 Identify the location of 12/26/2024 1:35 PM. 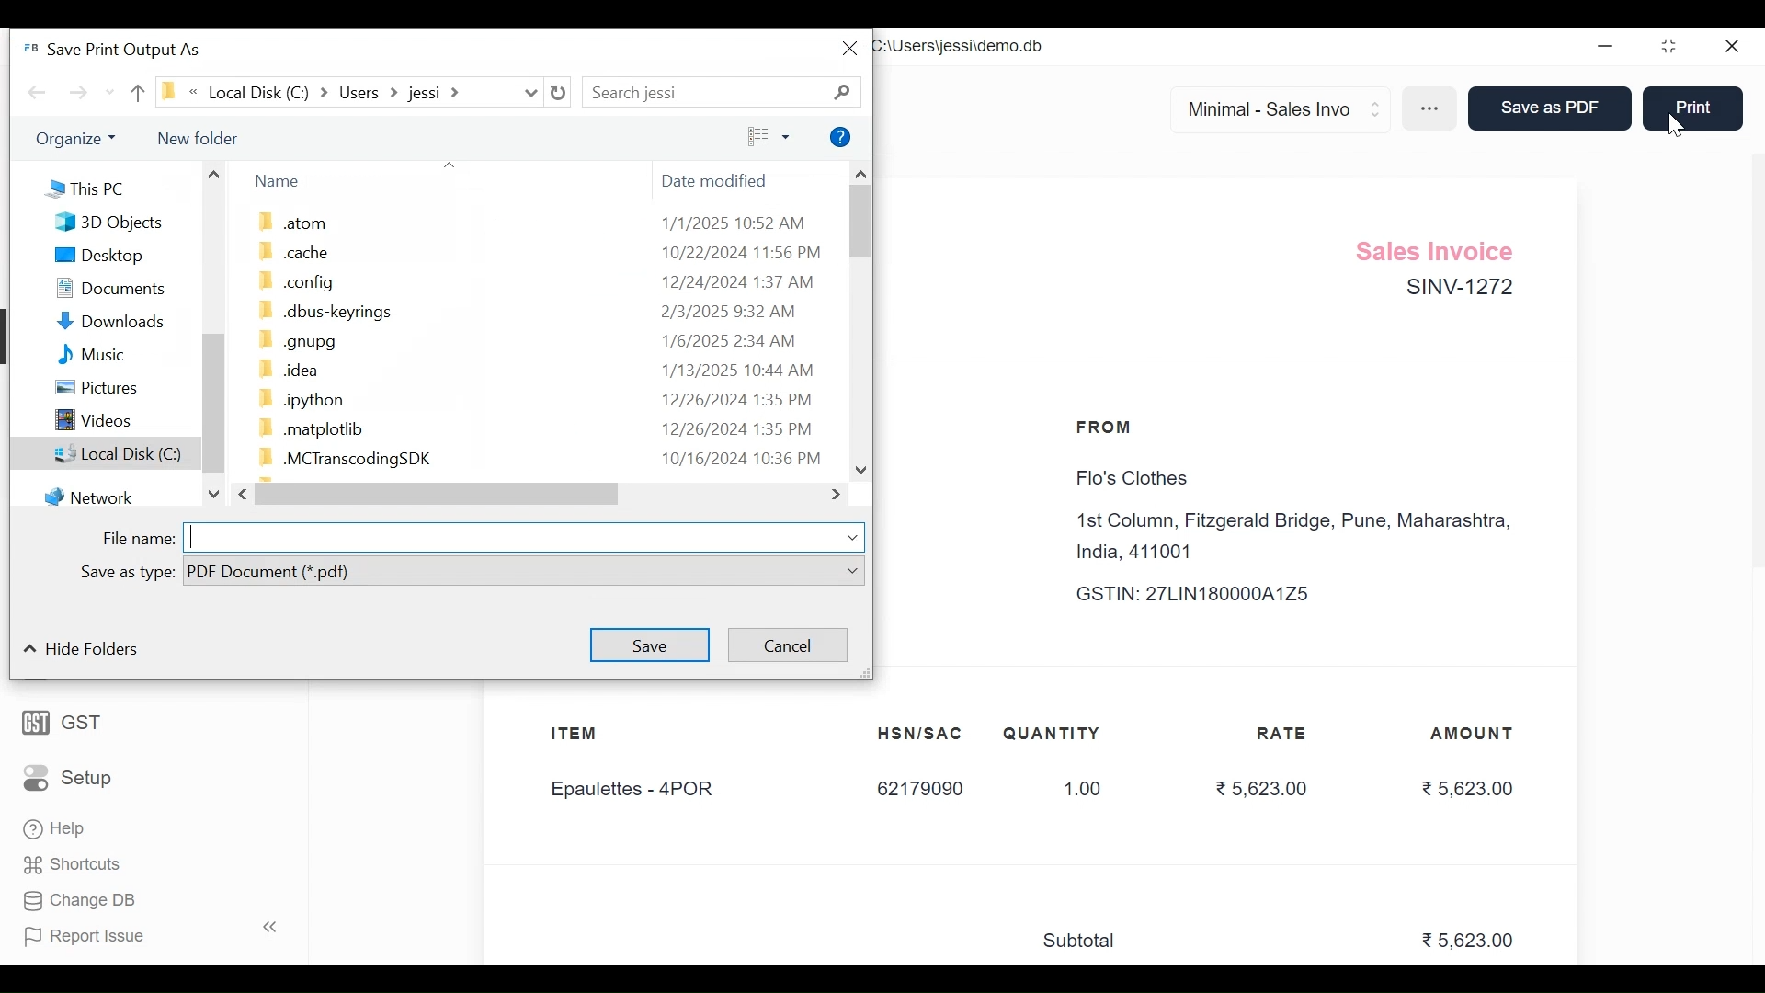
(737, 399).